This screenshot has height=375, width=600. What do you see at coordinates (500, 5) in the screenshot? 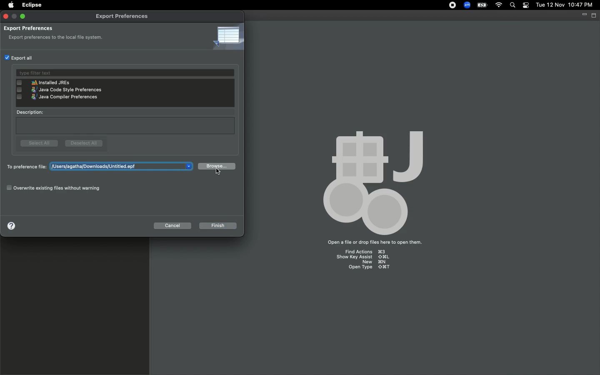
I see `Internet` at bounding box center [500, 5].